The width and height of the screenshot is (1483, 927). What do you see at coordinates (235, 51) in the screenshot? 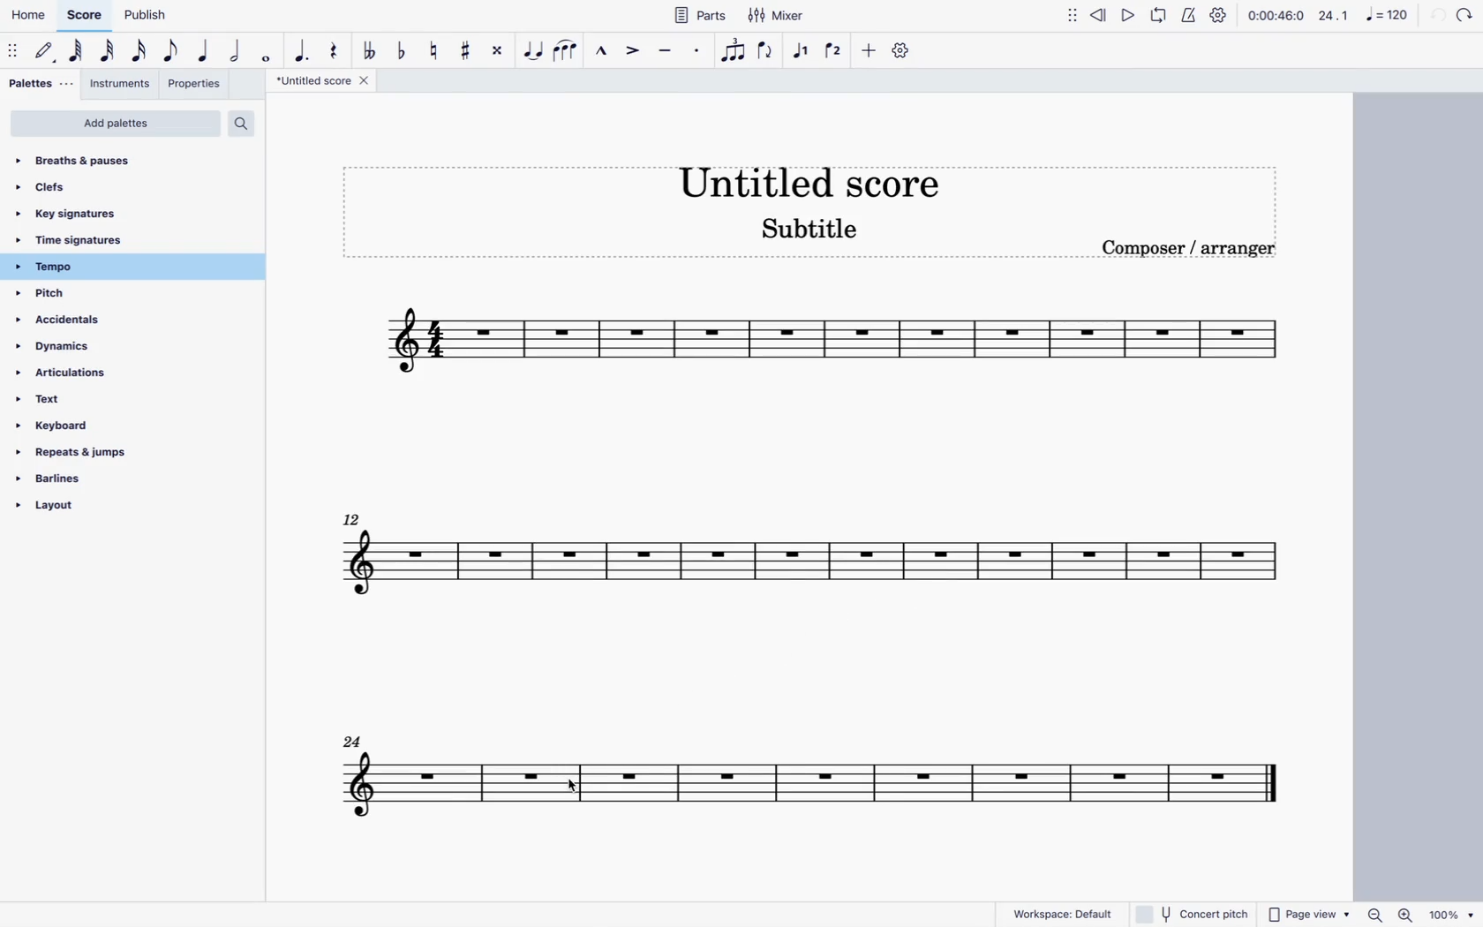
I see `half note` at bounding box center [235, 51].